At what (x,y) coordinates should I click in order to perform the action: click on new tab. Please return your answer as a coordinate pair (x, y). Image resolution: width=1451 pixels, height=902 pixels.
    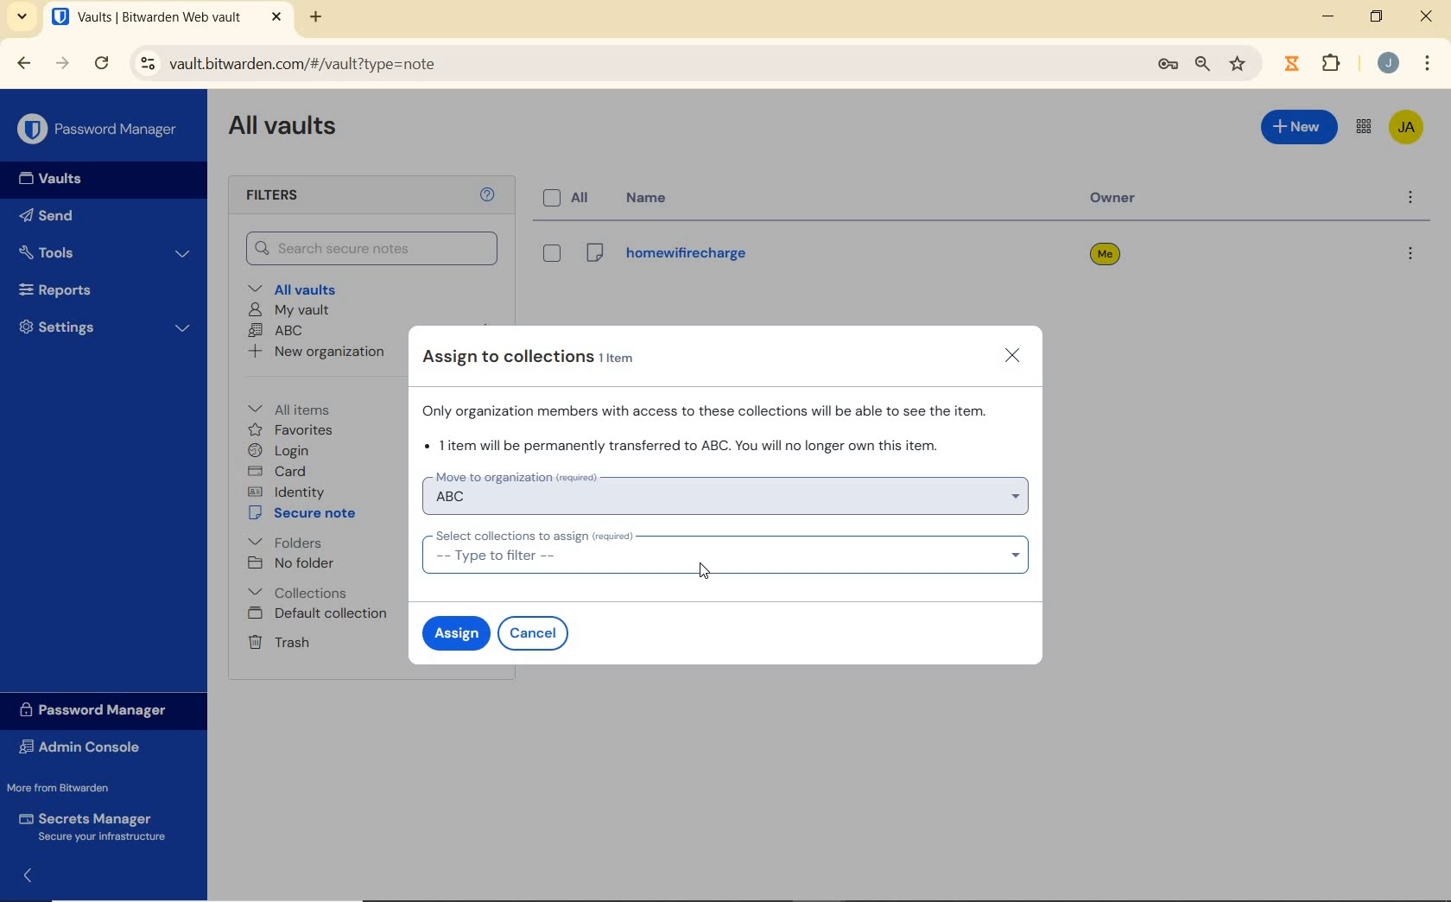
    Looking at the image, I should click on (318, 19).